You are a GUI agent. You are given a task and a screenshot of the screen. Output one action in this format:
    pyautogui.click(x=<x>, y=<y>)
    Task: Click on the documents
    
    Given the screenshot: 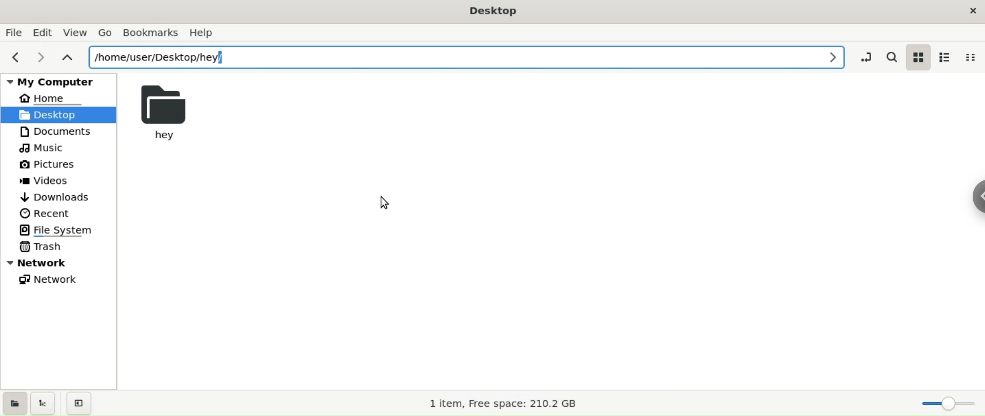 What is the action you would take?
    pyautogui.click(x=54, y=132)
    